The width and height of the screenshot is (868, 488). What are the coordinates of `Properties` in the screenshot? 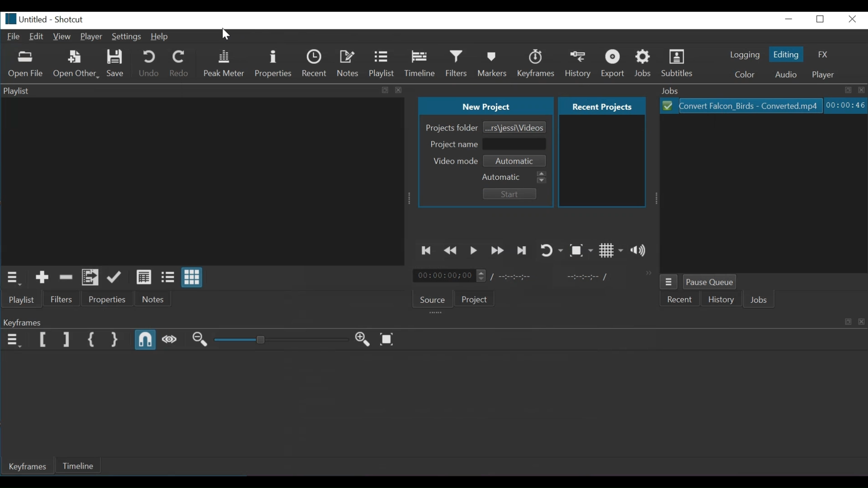 It's located at (107, 299).